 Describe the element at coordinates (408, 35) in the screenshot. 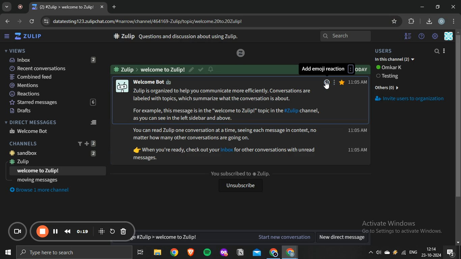

I see `hide user list menu` at that location.